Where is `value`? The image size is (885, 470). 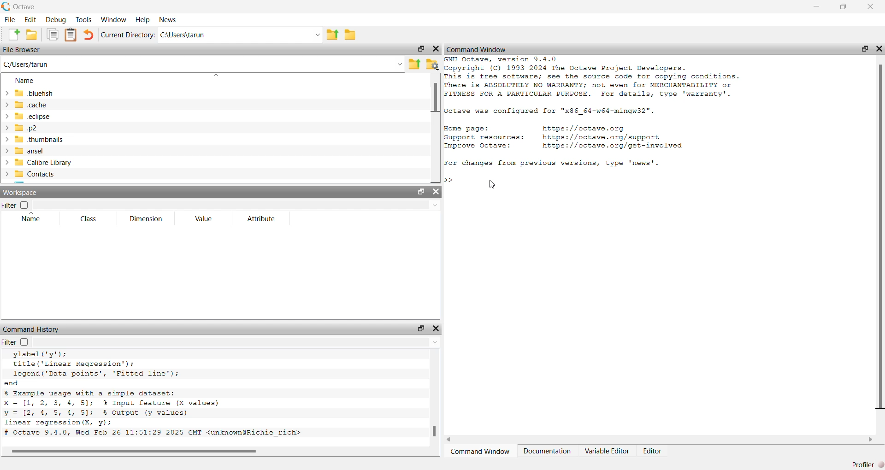
value is located at coordinates (202, 218).